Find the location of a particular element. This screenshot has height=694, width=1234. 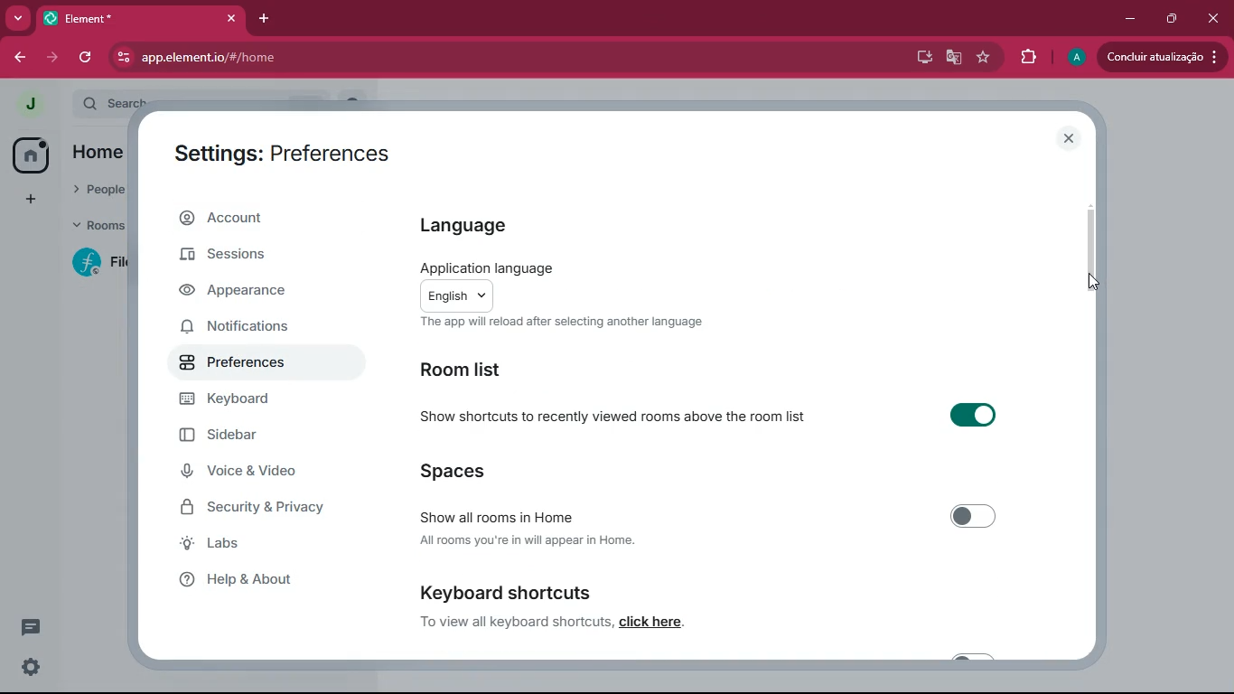

home is located at coordinates (98, 154).